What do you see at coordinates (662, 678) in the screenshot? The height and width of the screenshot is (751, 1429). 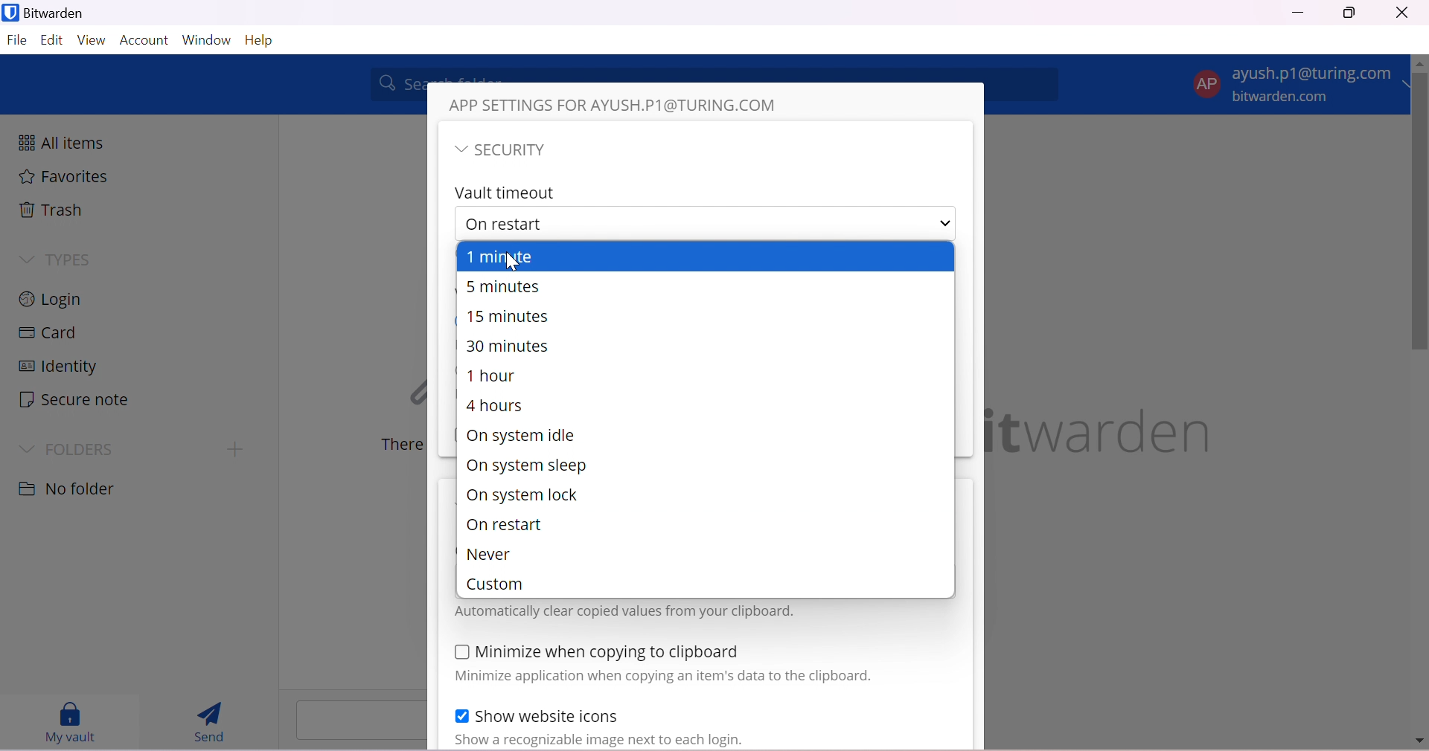 I see `Minimize application when copying data to clipboard.` at bounding box center [662, 678].